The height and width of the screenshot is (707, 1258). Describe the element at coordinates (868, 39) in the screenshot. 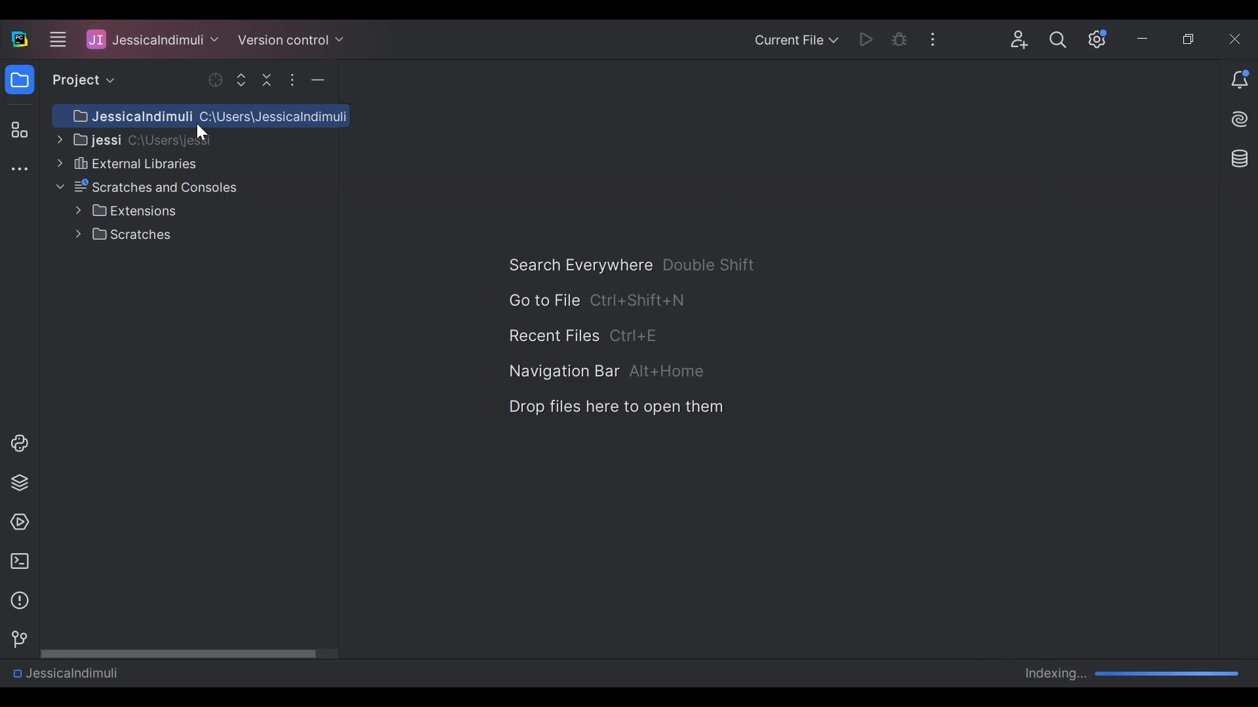

I see `Run` at that location.